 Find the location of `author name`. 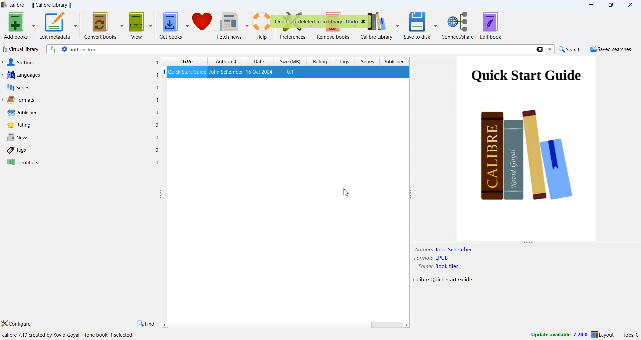

author name is located at coordinates (444, 250).